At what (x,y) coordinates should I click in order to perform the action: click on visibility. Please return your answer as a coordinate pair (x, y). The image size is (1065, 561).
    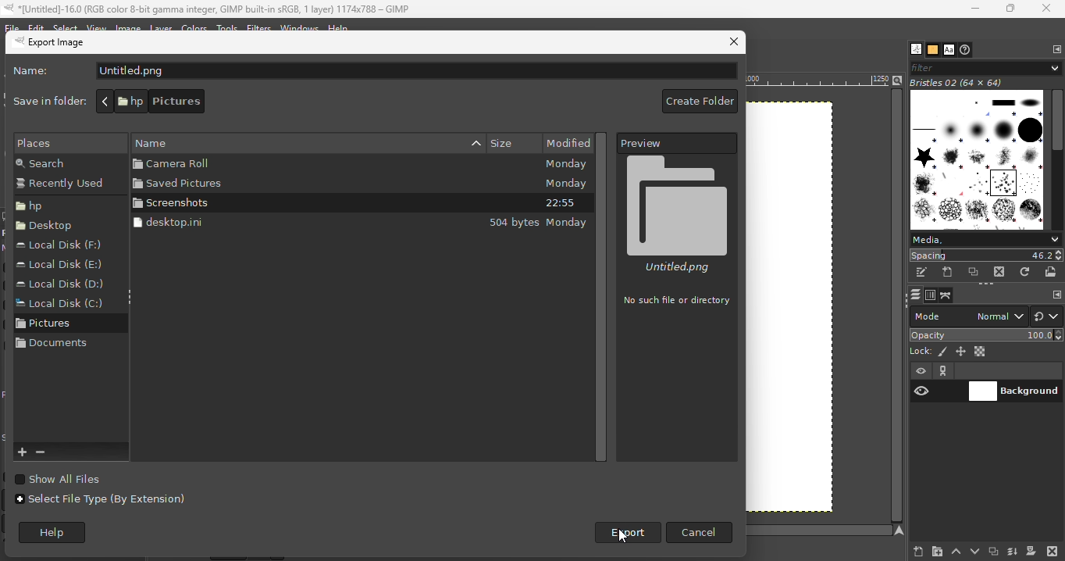
    Looking at the image, I should click on (921, 391).